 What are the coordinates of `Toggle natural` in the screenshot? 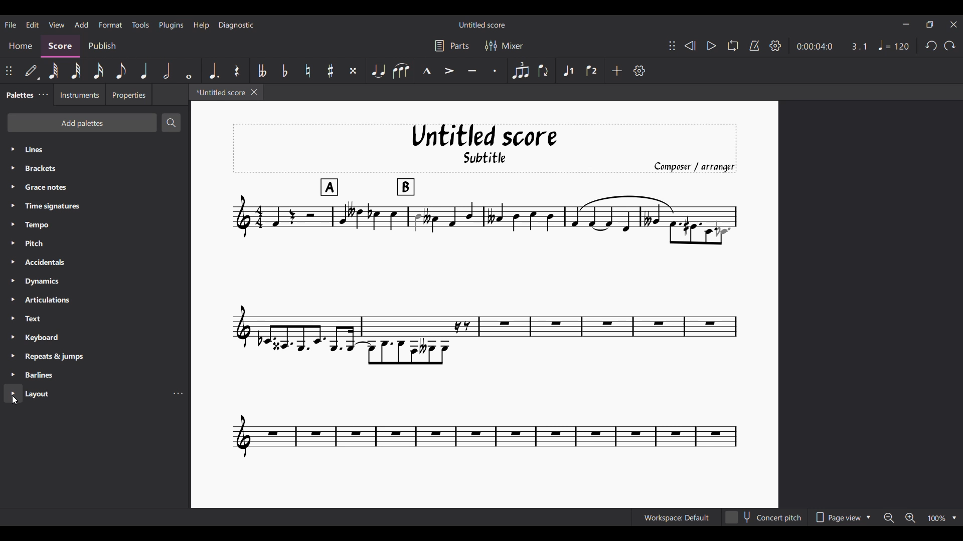 It's located at (308, 71).